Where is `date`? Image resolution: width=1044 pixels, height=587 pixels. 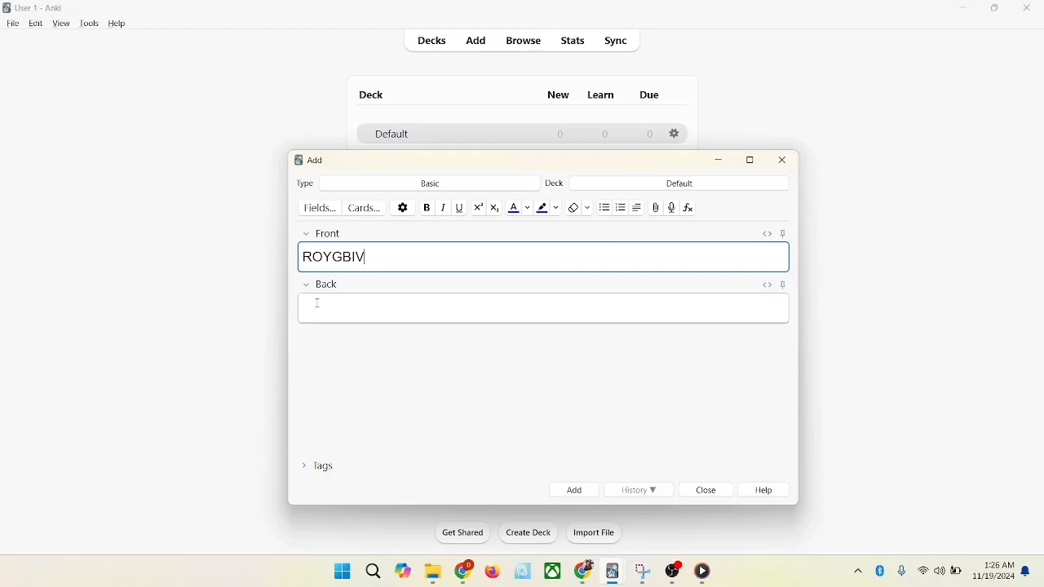
date is located at coordinates (995, 577).